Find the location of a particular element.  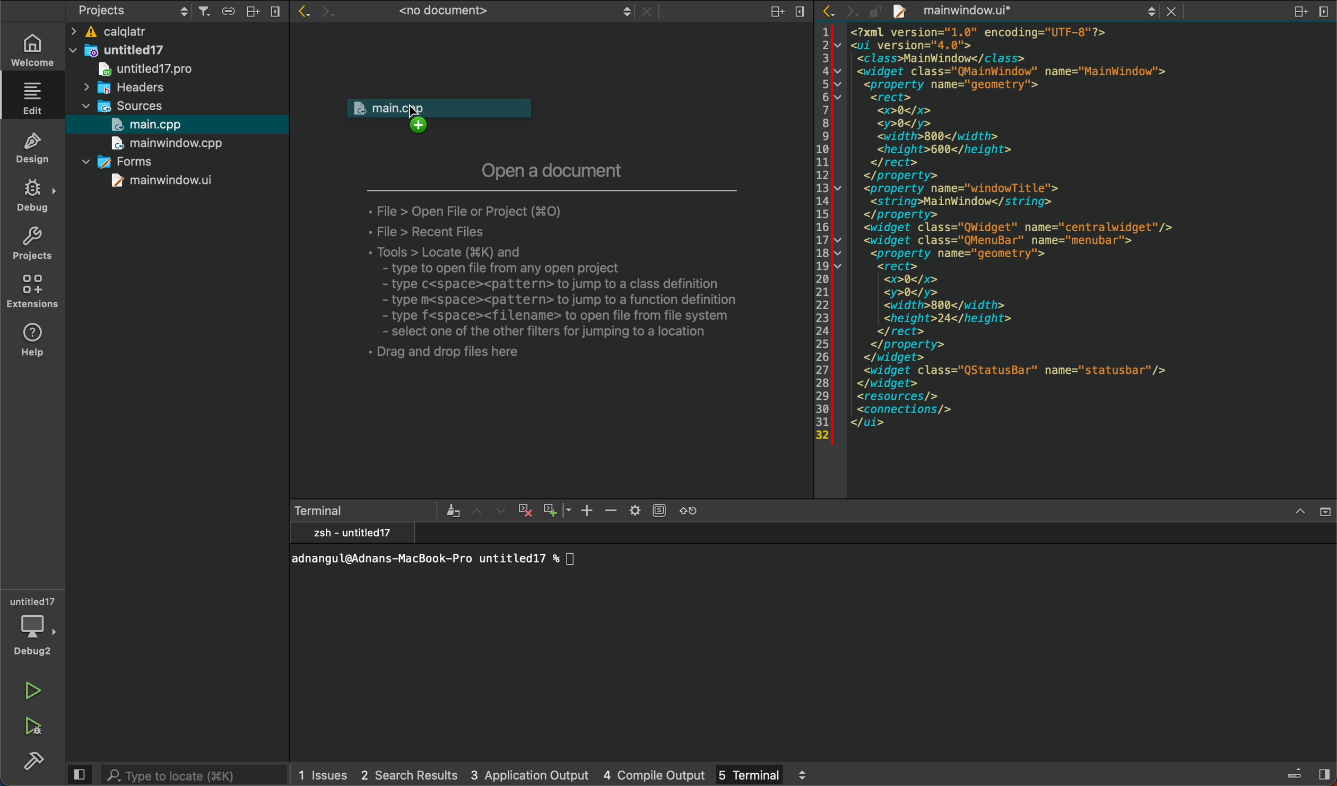

maximize is located at coordinates (1300, 512).